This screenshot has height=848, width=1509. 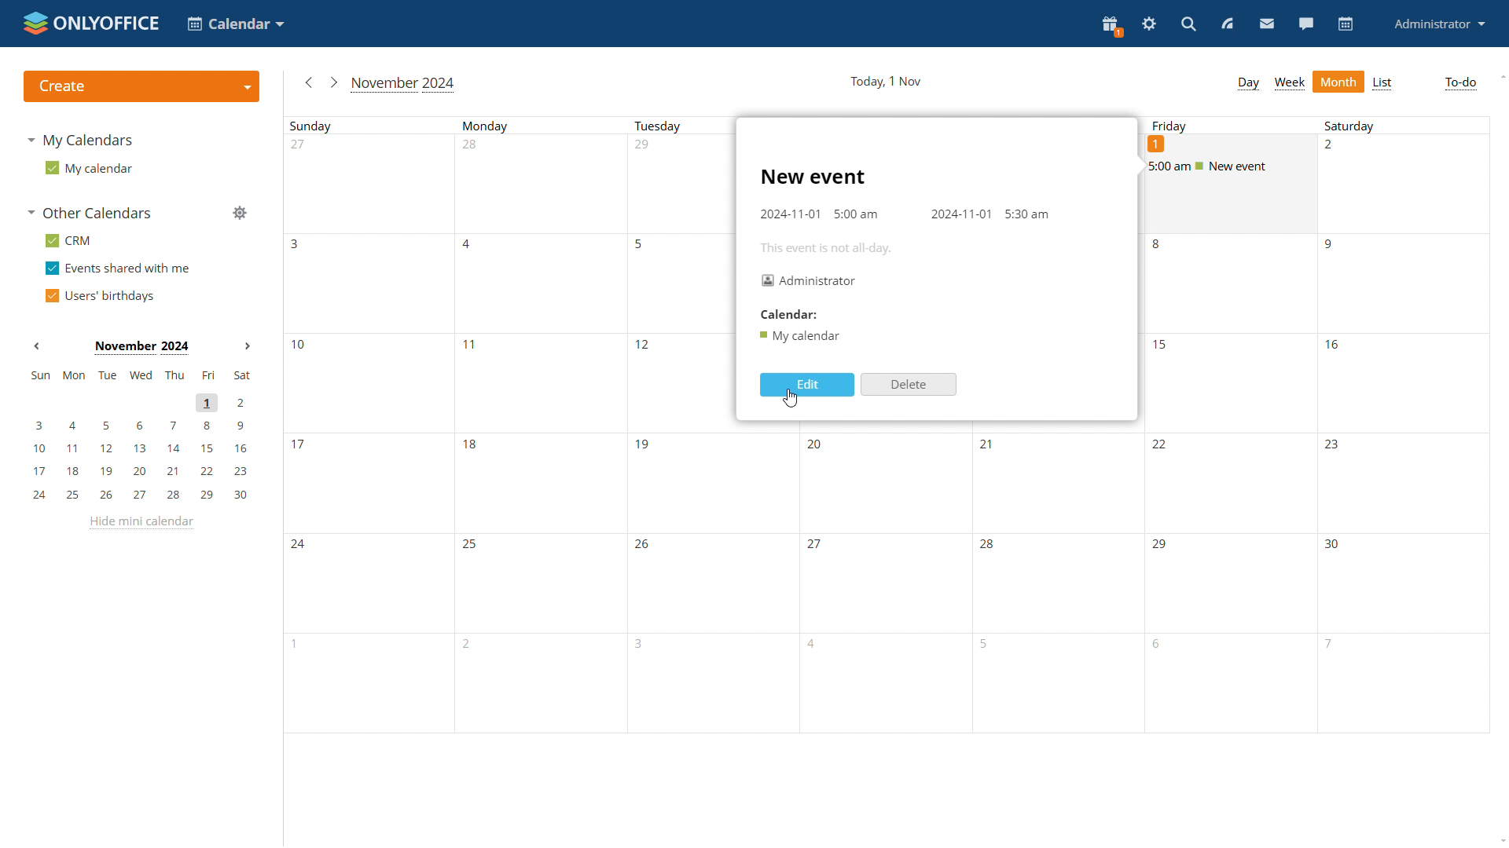 What do you see at coordinates (1346, 24) in the screenshot?
I see `calendar` at bounding box center [1346, 24].